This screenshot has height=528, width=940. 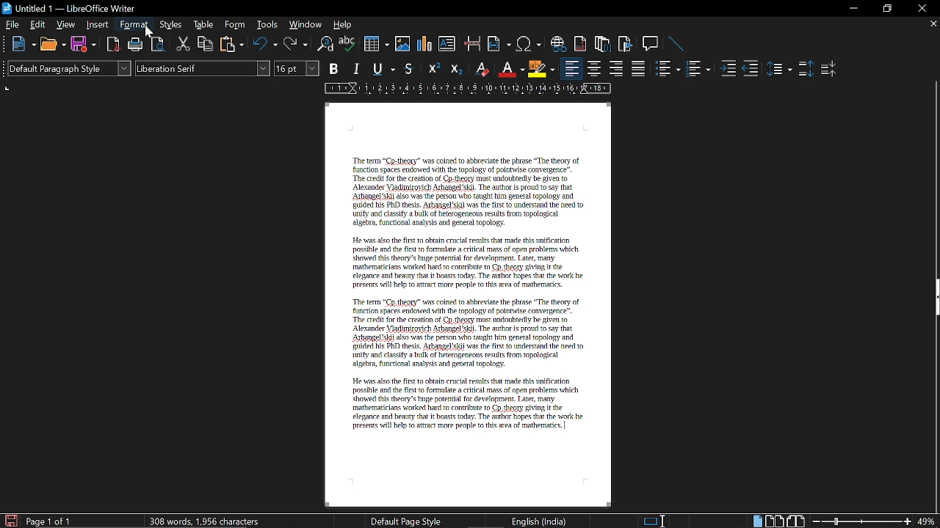 I want to click on Table, so click(x=206, y=24).